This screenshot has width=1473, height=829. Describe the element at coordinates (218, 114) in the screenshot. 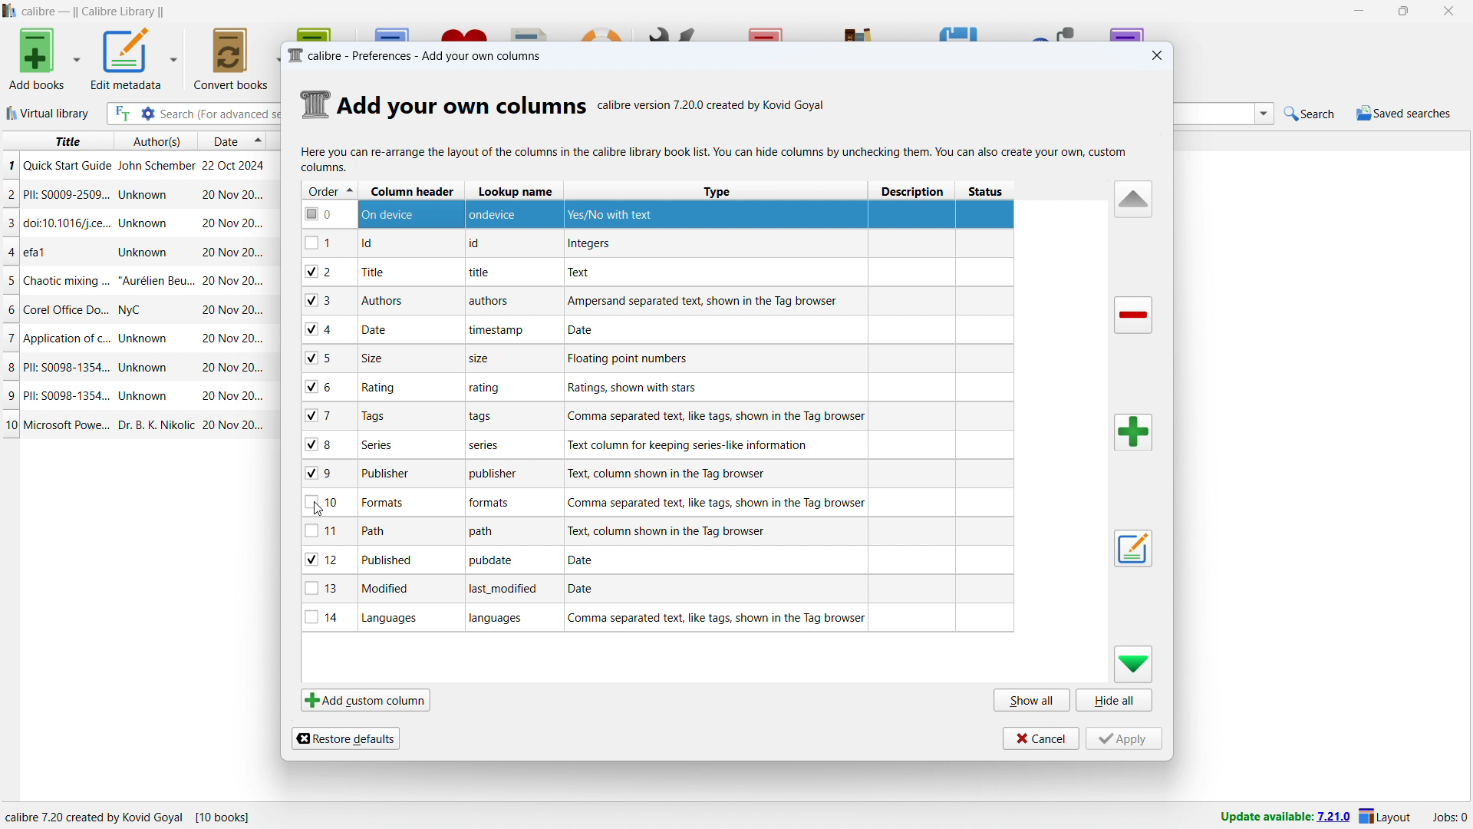

I see `enter search string` at that location.